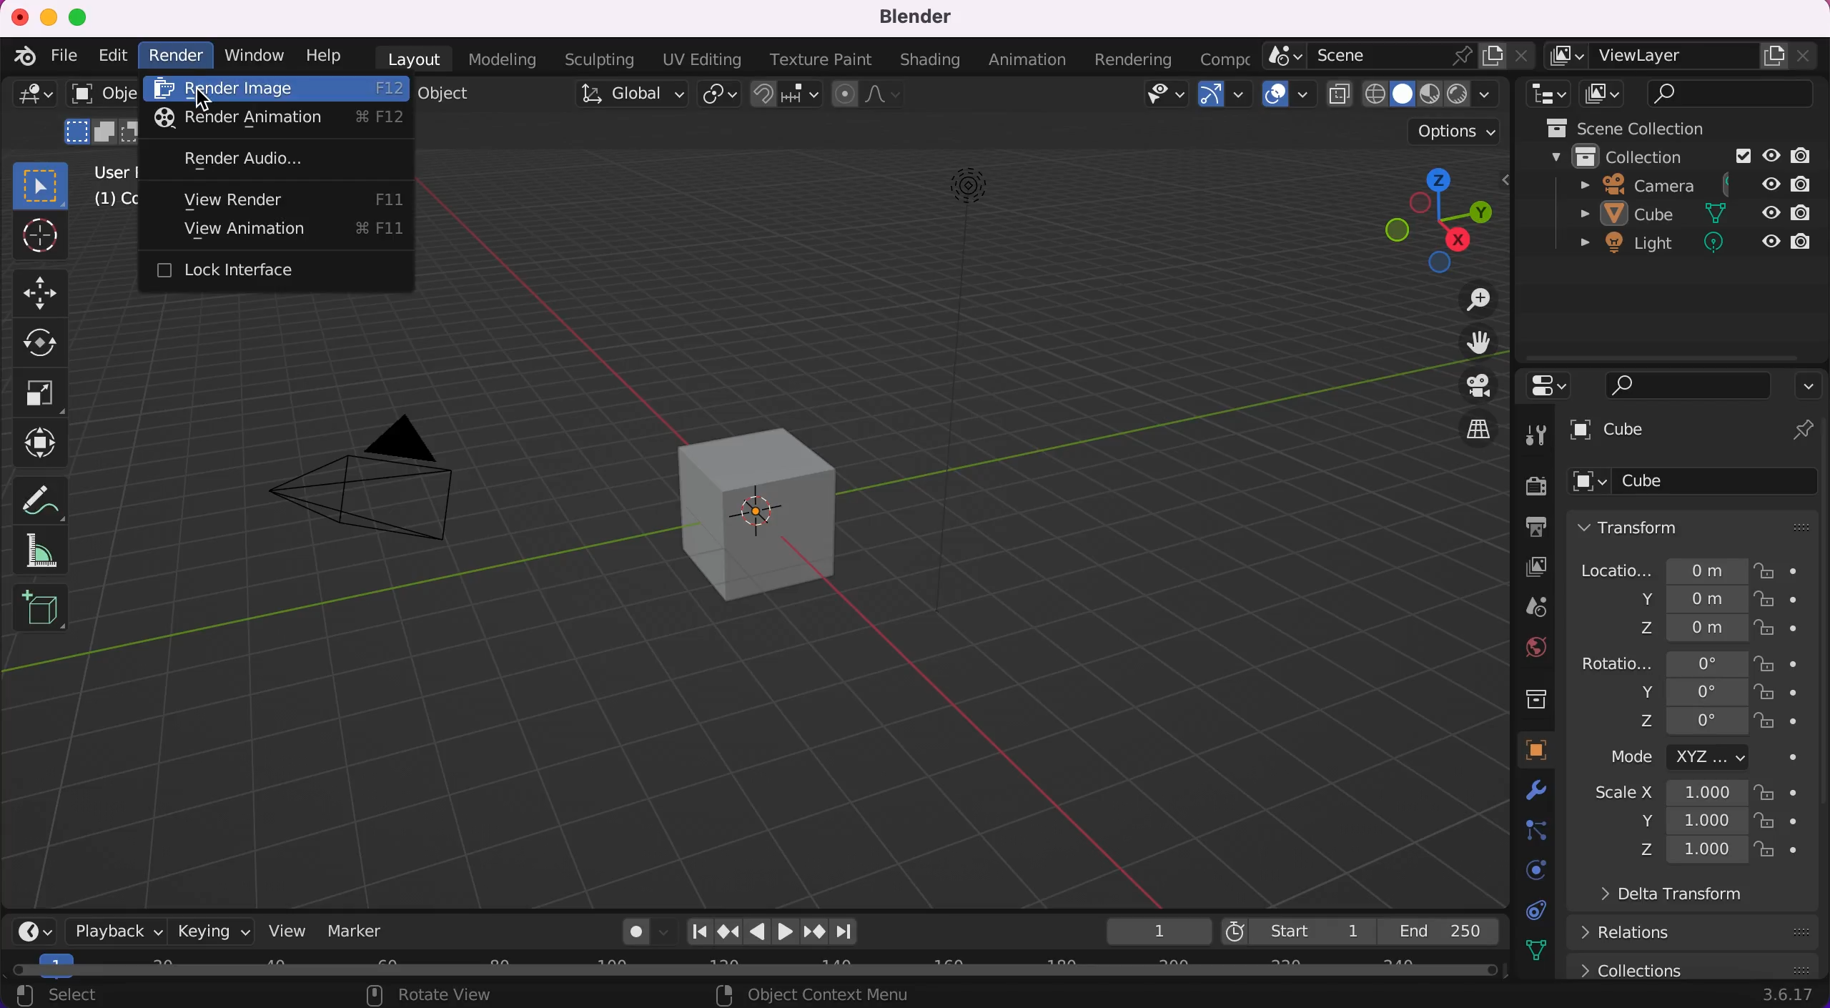 The height and width of the screenshot is (1008, 1830). I want to click on toggle x ray, so click(1340, 98).